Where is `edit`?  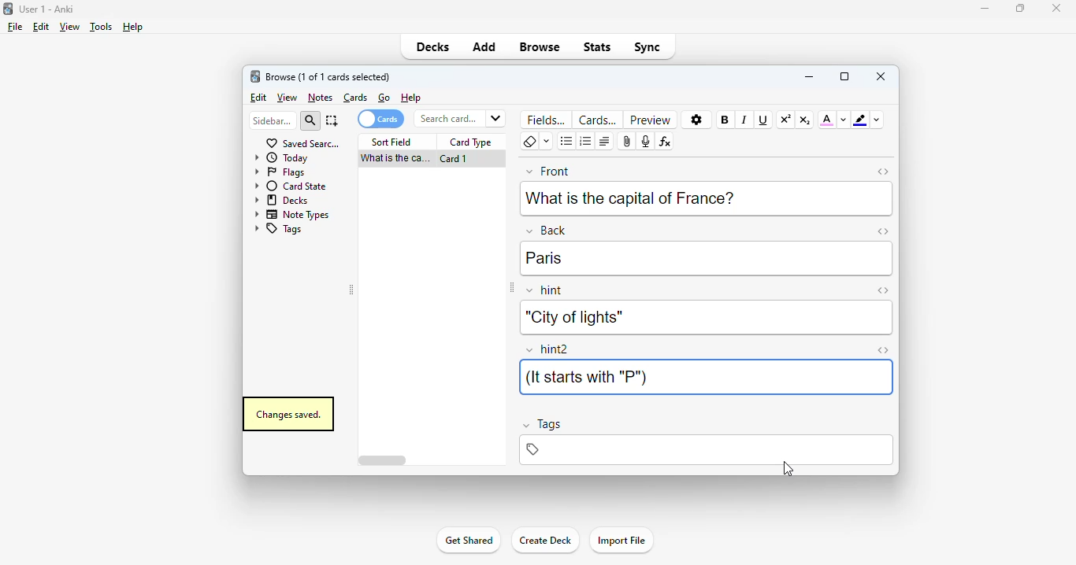
edit is located at coordinates (41, 27).